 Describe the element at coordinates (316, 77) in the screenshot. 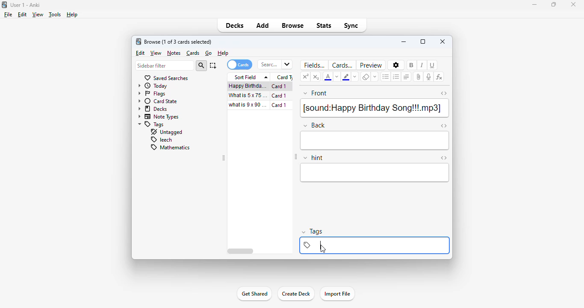

I see `subscript` at that location.